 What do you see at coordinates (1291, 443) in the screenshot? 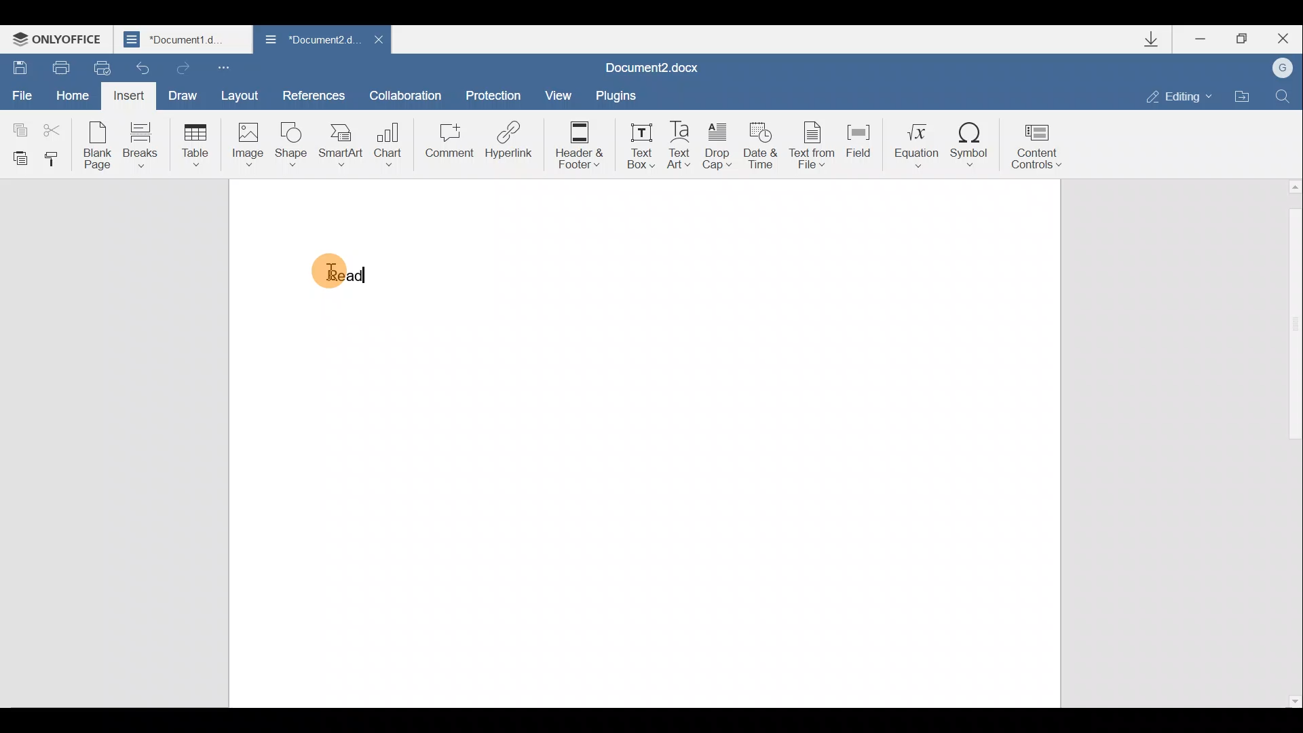
I see `Scroll bar` at bounding box center [1291, 443].